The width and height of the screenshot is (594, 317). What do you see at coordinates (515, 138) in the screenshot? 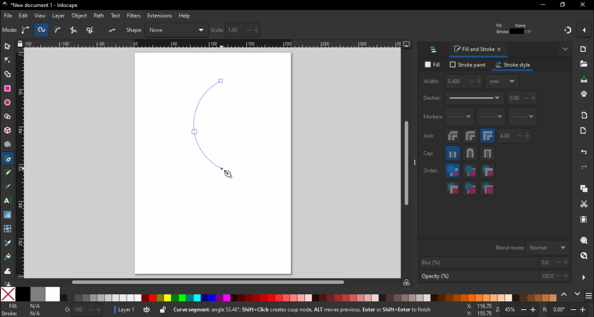
I see `max length of miter` at bounding box center [515, 138].